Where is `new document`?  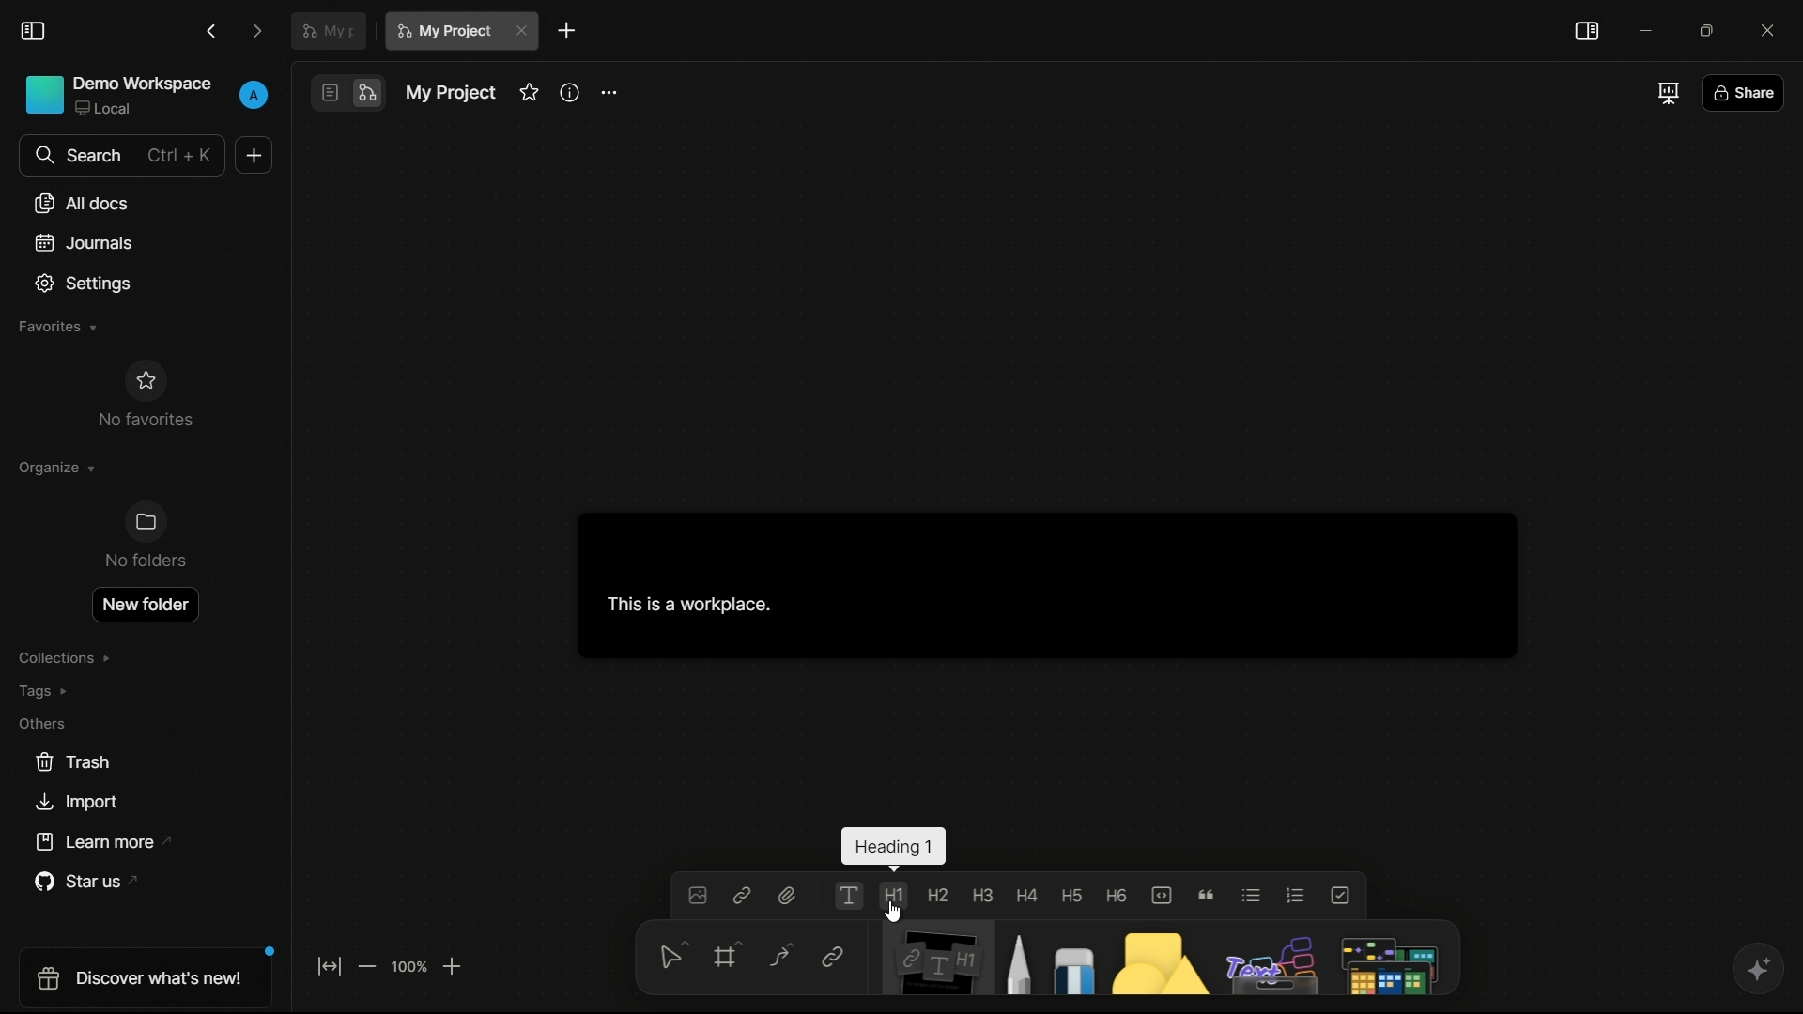 new document is located at coordinates (569, 31).